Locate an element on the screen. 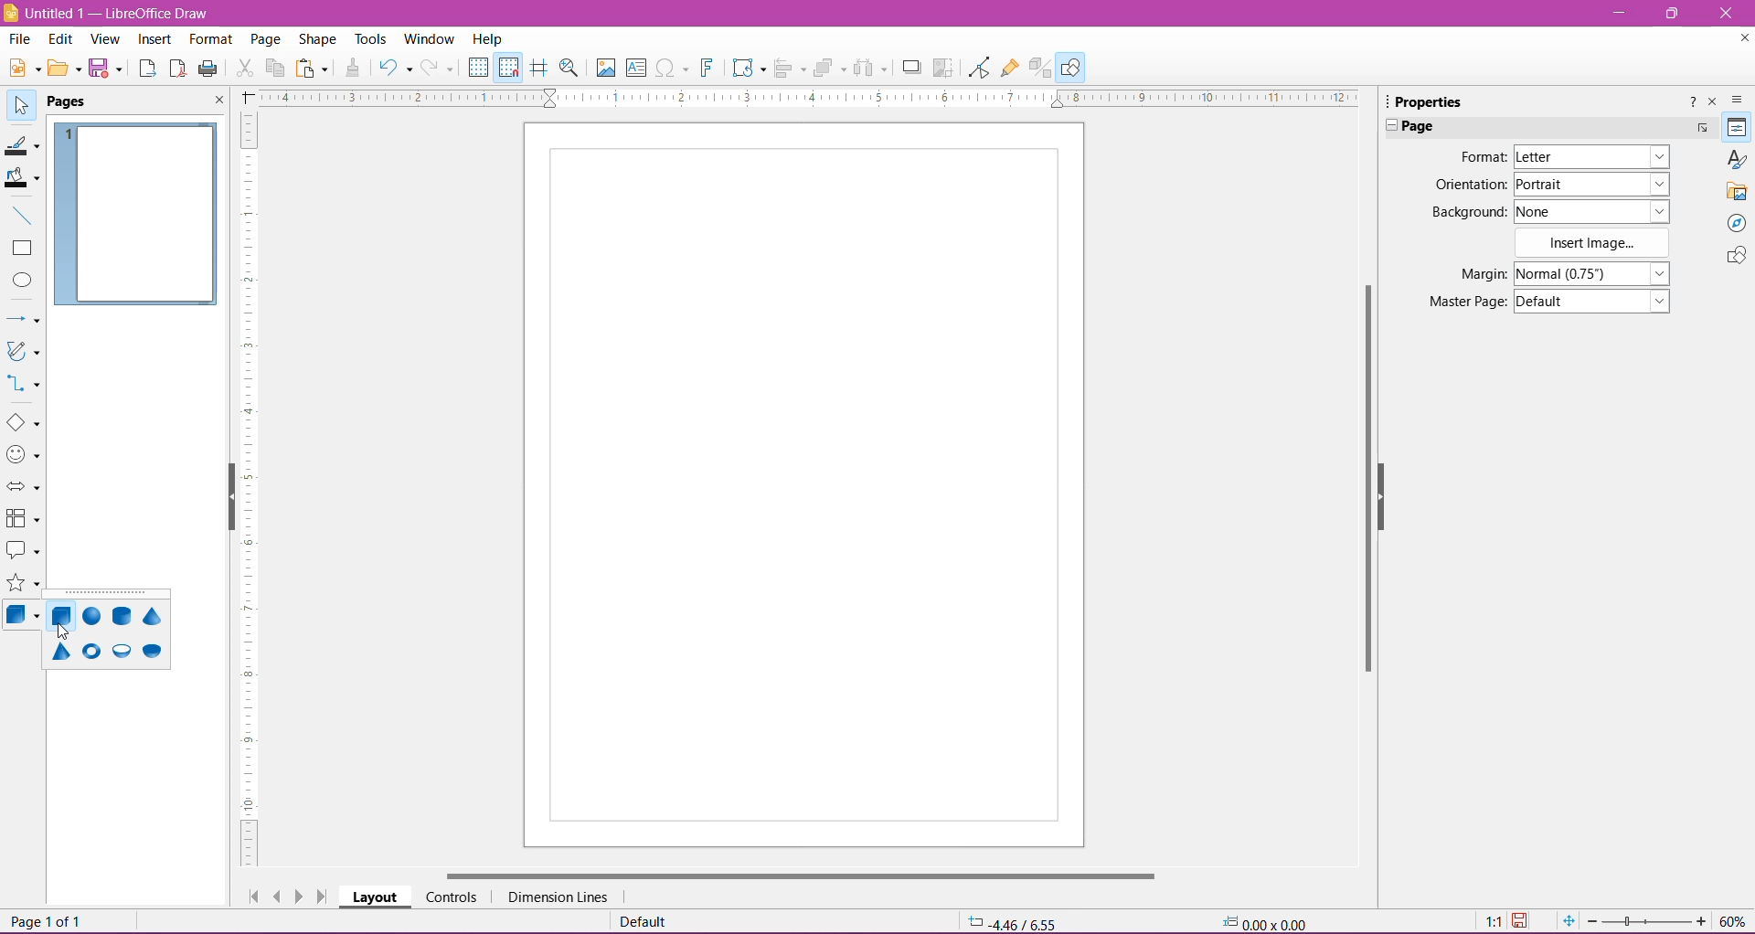 The width and height of the screenshot is (1755, 934). Set master page is located at coordinates (1593, 300).